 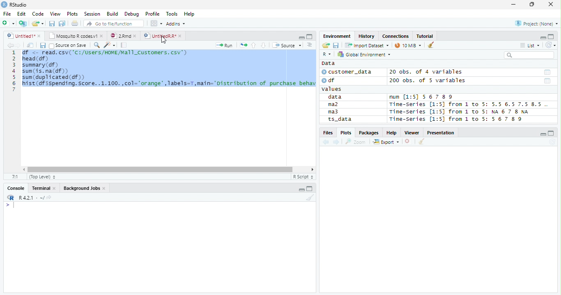 What do you see at coordinates (409, 142) in the screenshot?
I see `Delete` at bounding box center [409, 142].